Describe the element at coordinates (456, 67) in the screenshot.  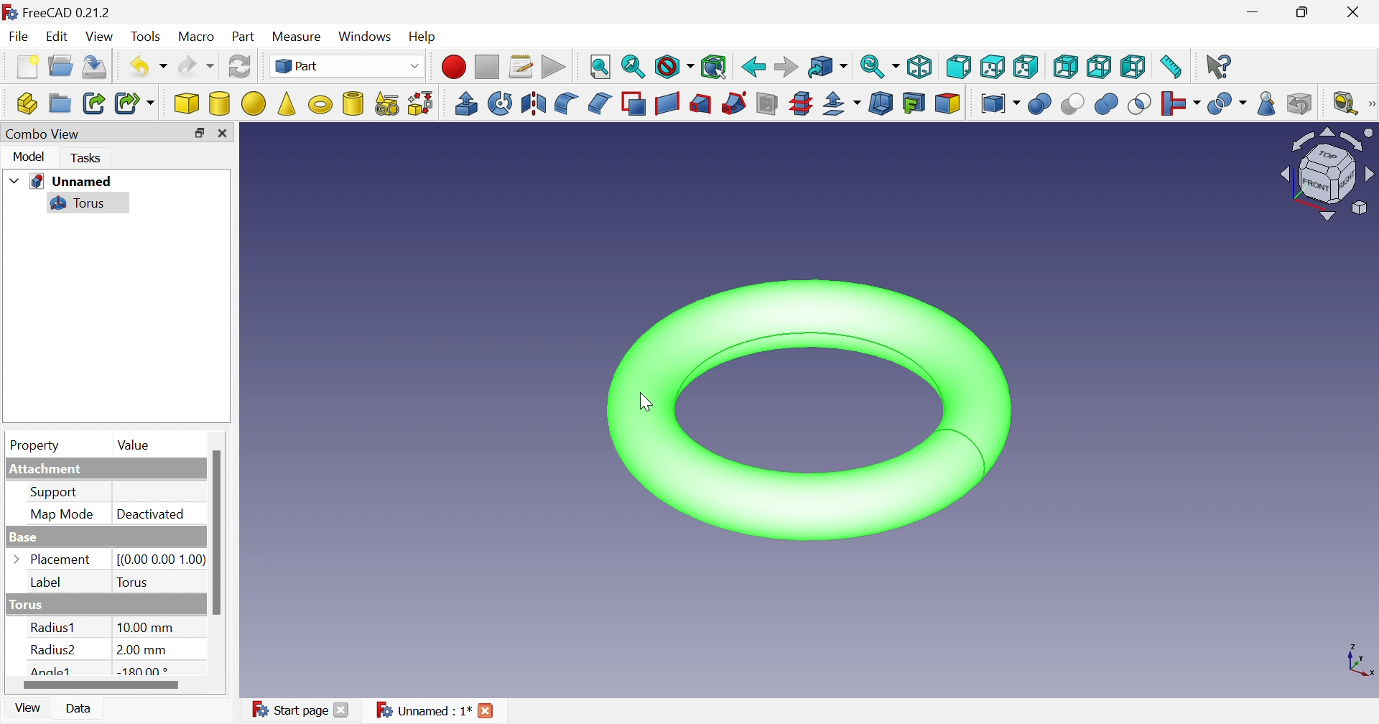
I see `Macro recording` at that location.